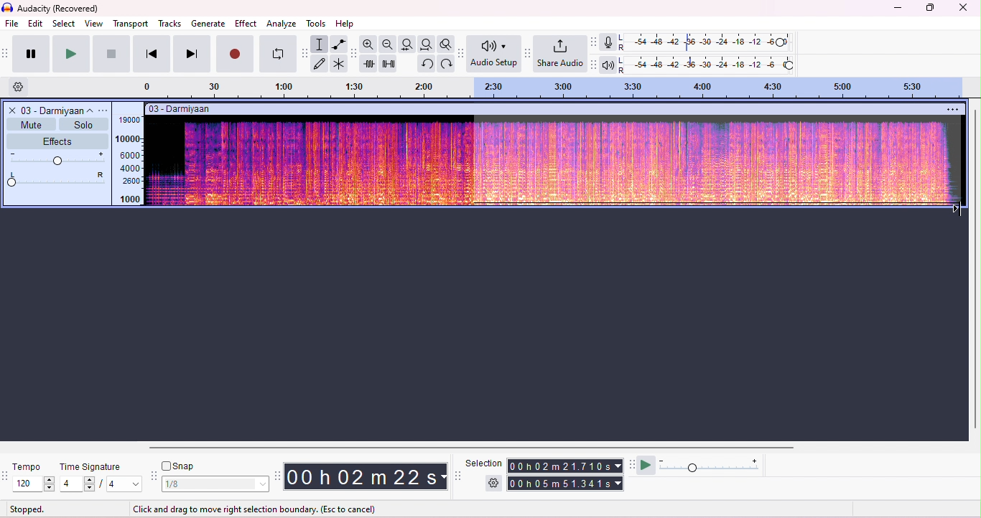 The width and height of the screenshot is (981, 518). I want to click on snap, so click(180, 467).